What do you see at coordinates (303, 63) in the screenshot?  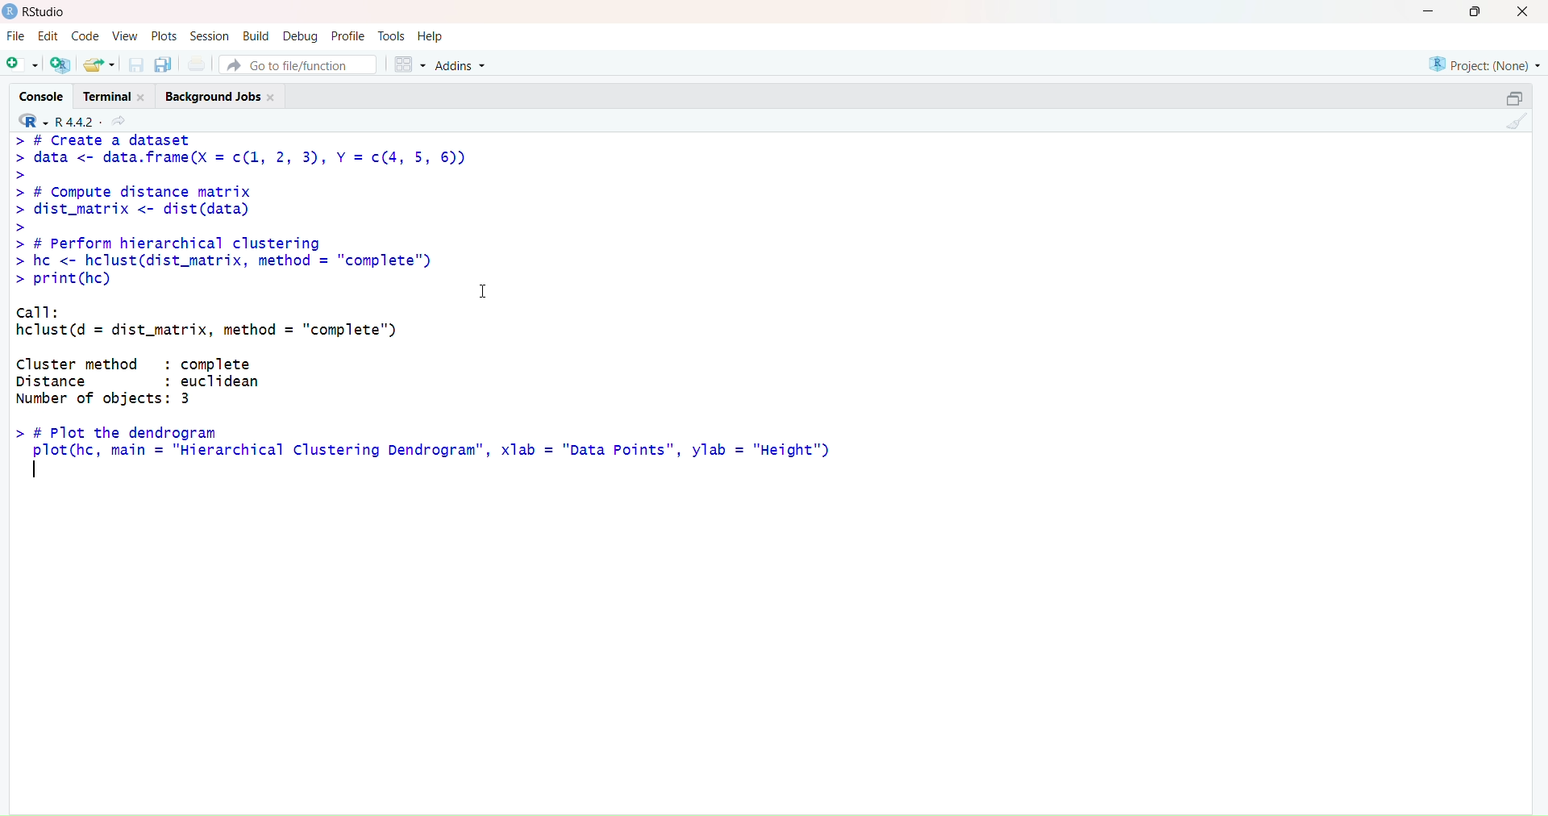 I see `Go to file/function` at bounding box center [303, 63].